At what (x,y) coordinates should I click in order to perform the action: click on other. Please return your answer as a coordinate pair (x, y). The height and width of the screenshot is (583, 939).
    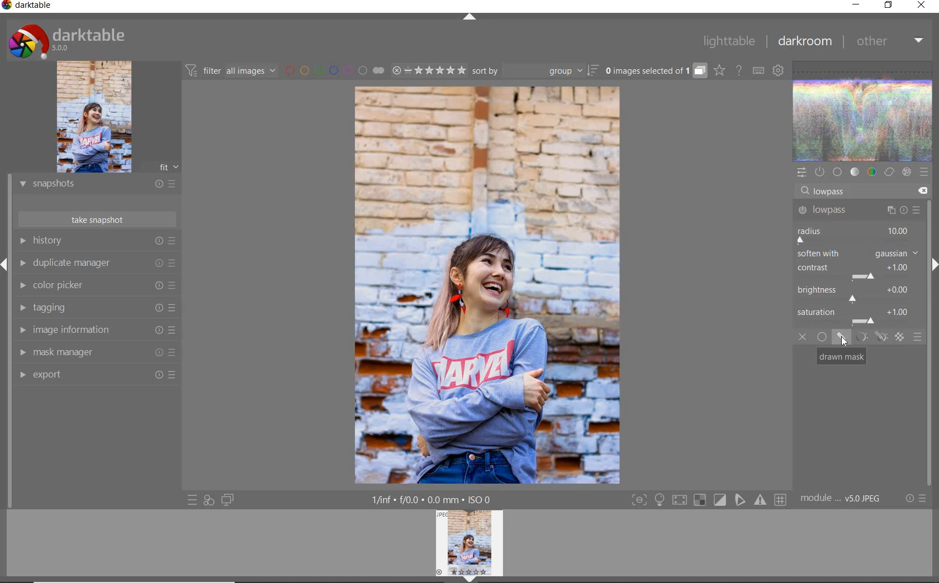
    Looking at the image, I should click on (889, 44).